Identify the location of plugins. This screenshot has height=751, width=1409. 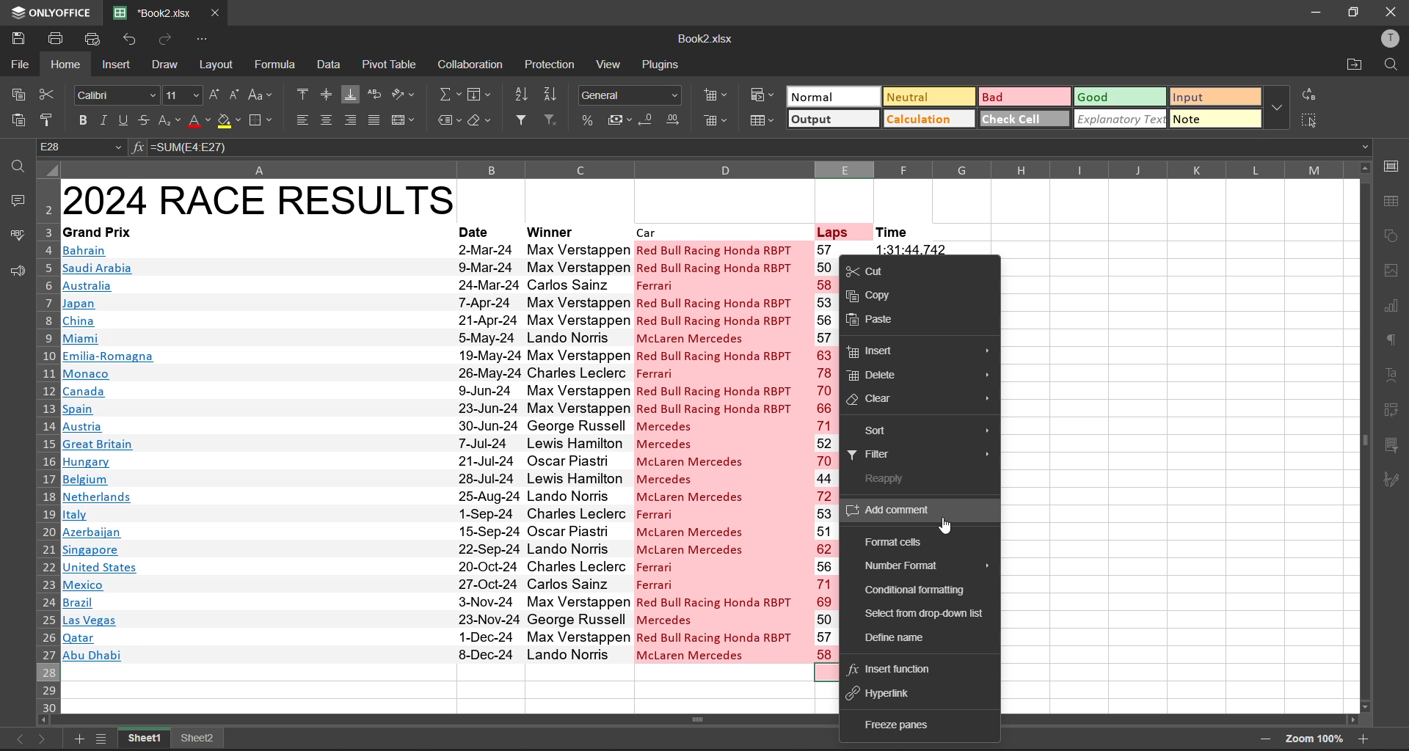
(664, 66).